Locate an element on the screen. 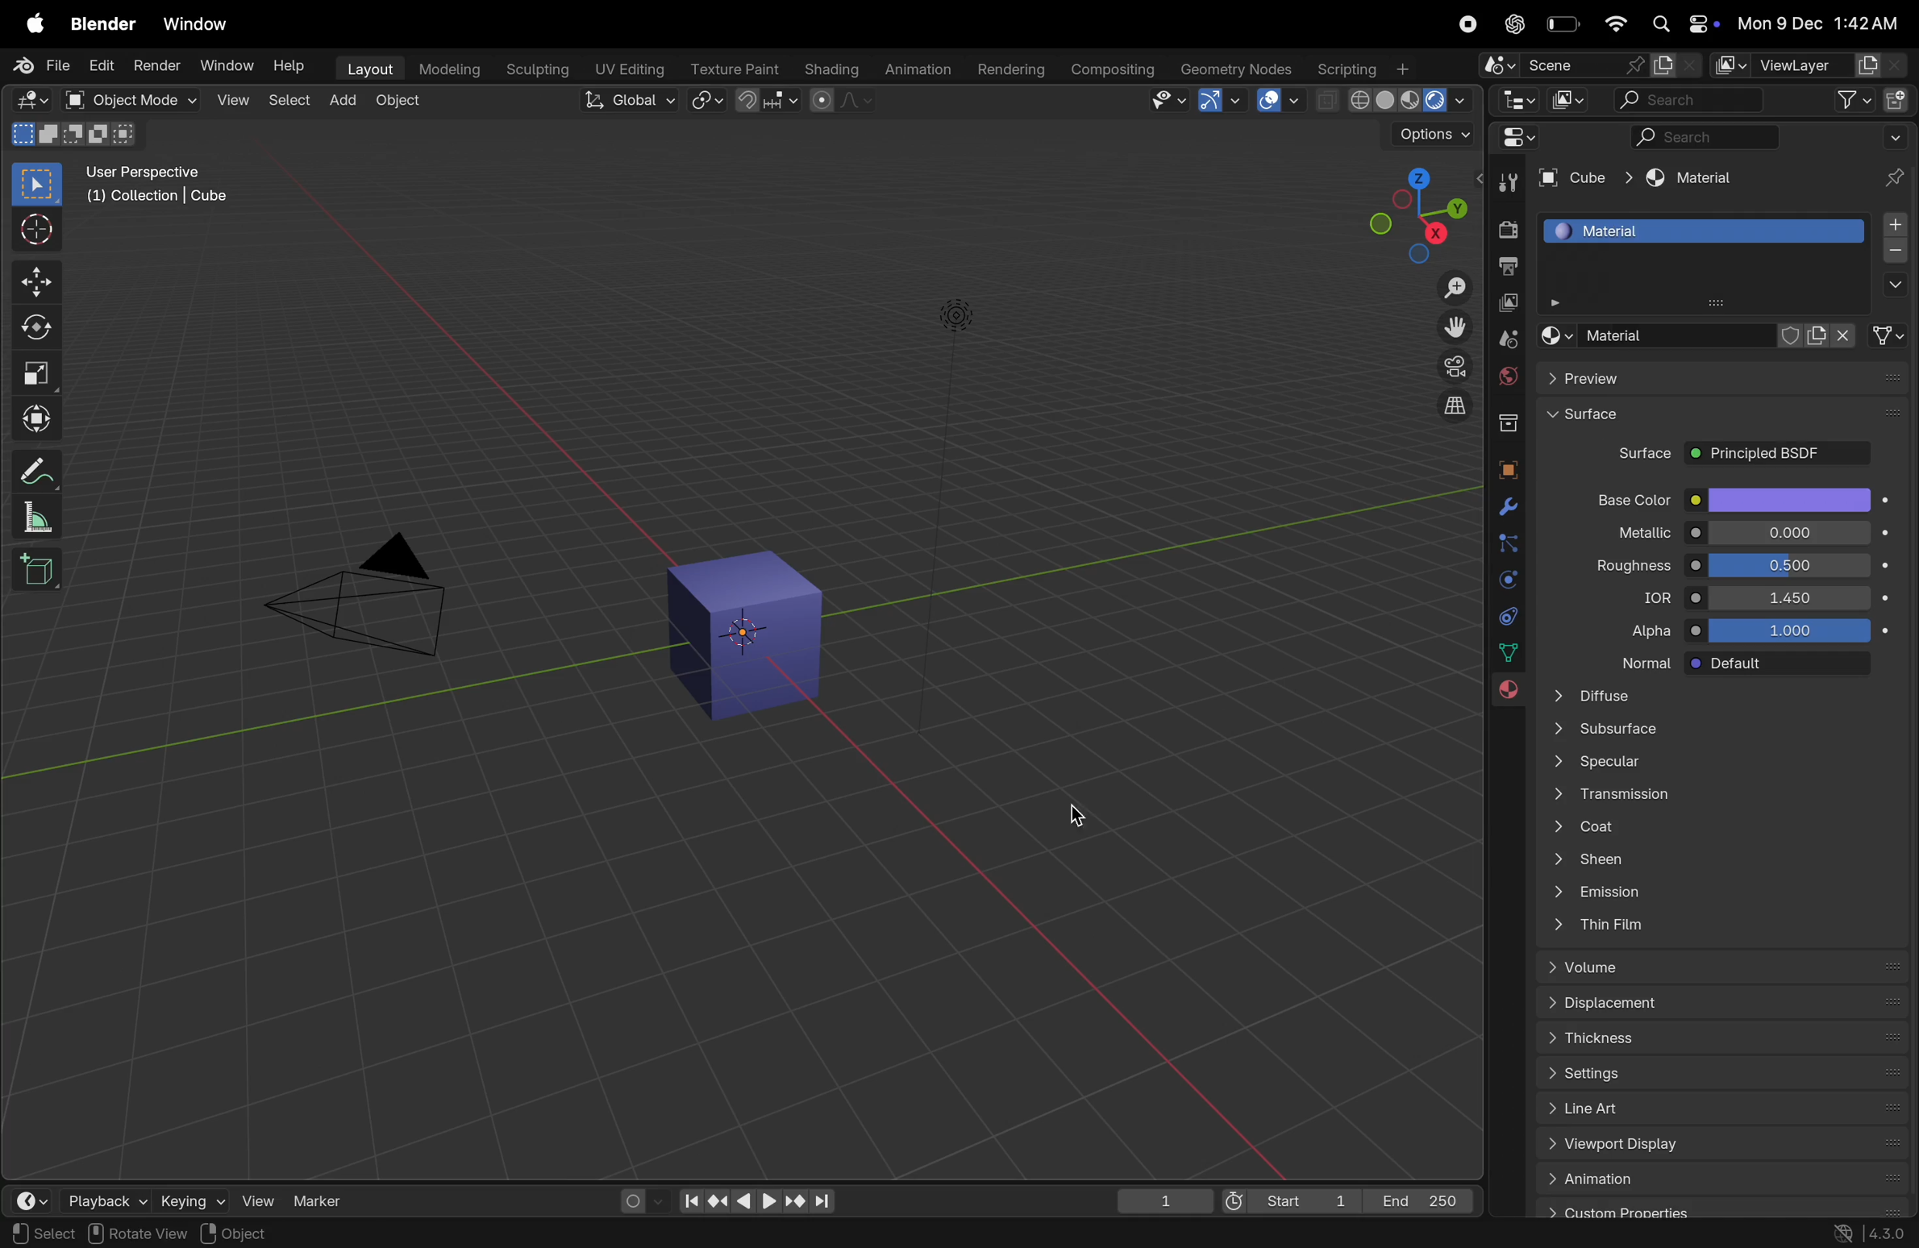 The image size is (1919, 1248). transform pviot is located at coordinates (707, 101).